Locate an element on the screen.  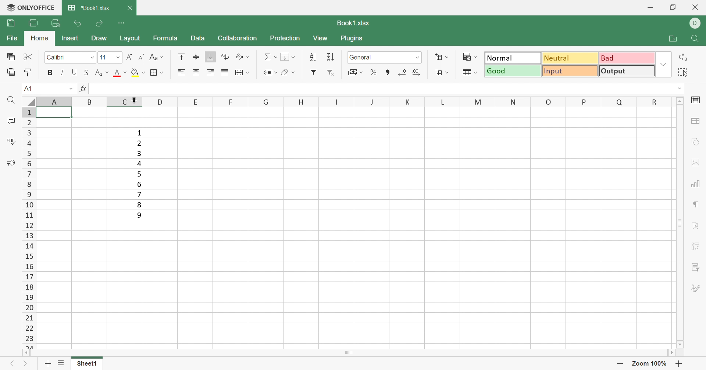
Bad is located at coordinates (627, 58).